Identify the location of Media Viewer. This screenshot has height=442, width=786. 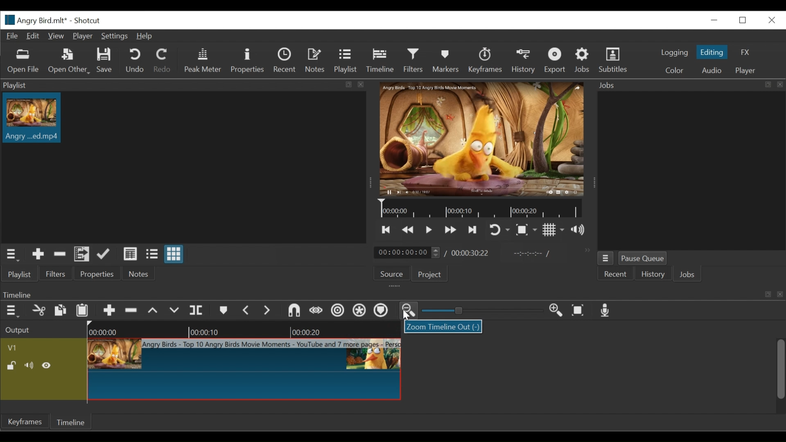
(481, 139).